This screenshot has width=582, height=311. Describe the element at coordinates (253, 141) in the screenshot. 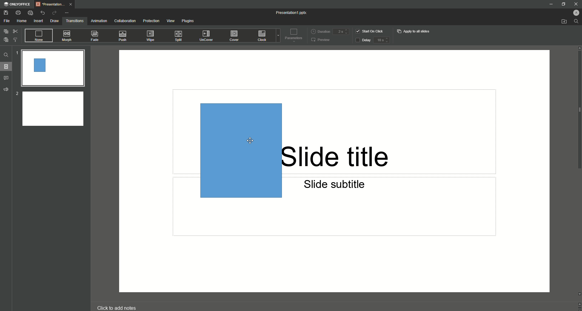

I see `Cursor` at that location.